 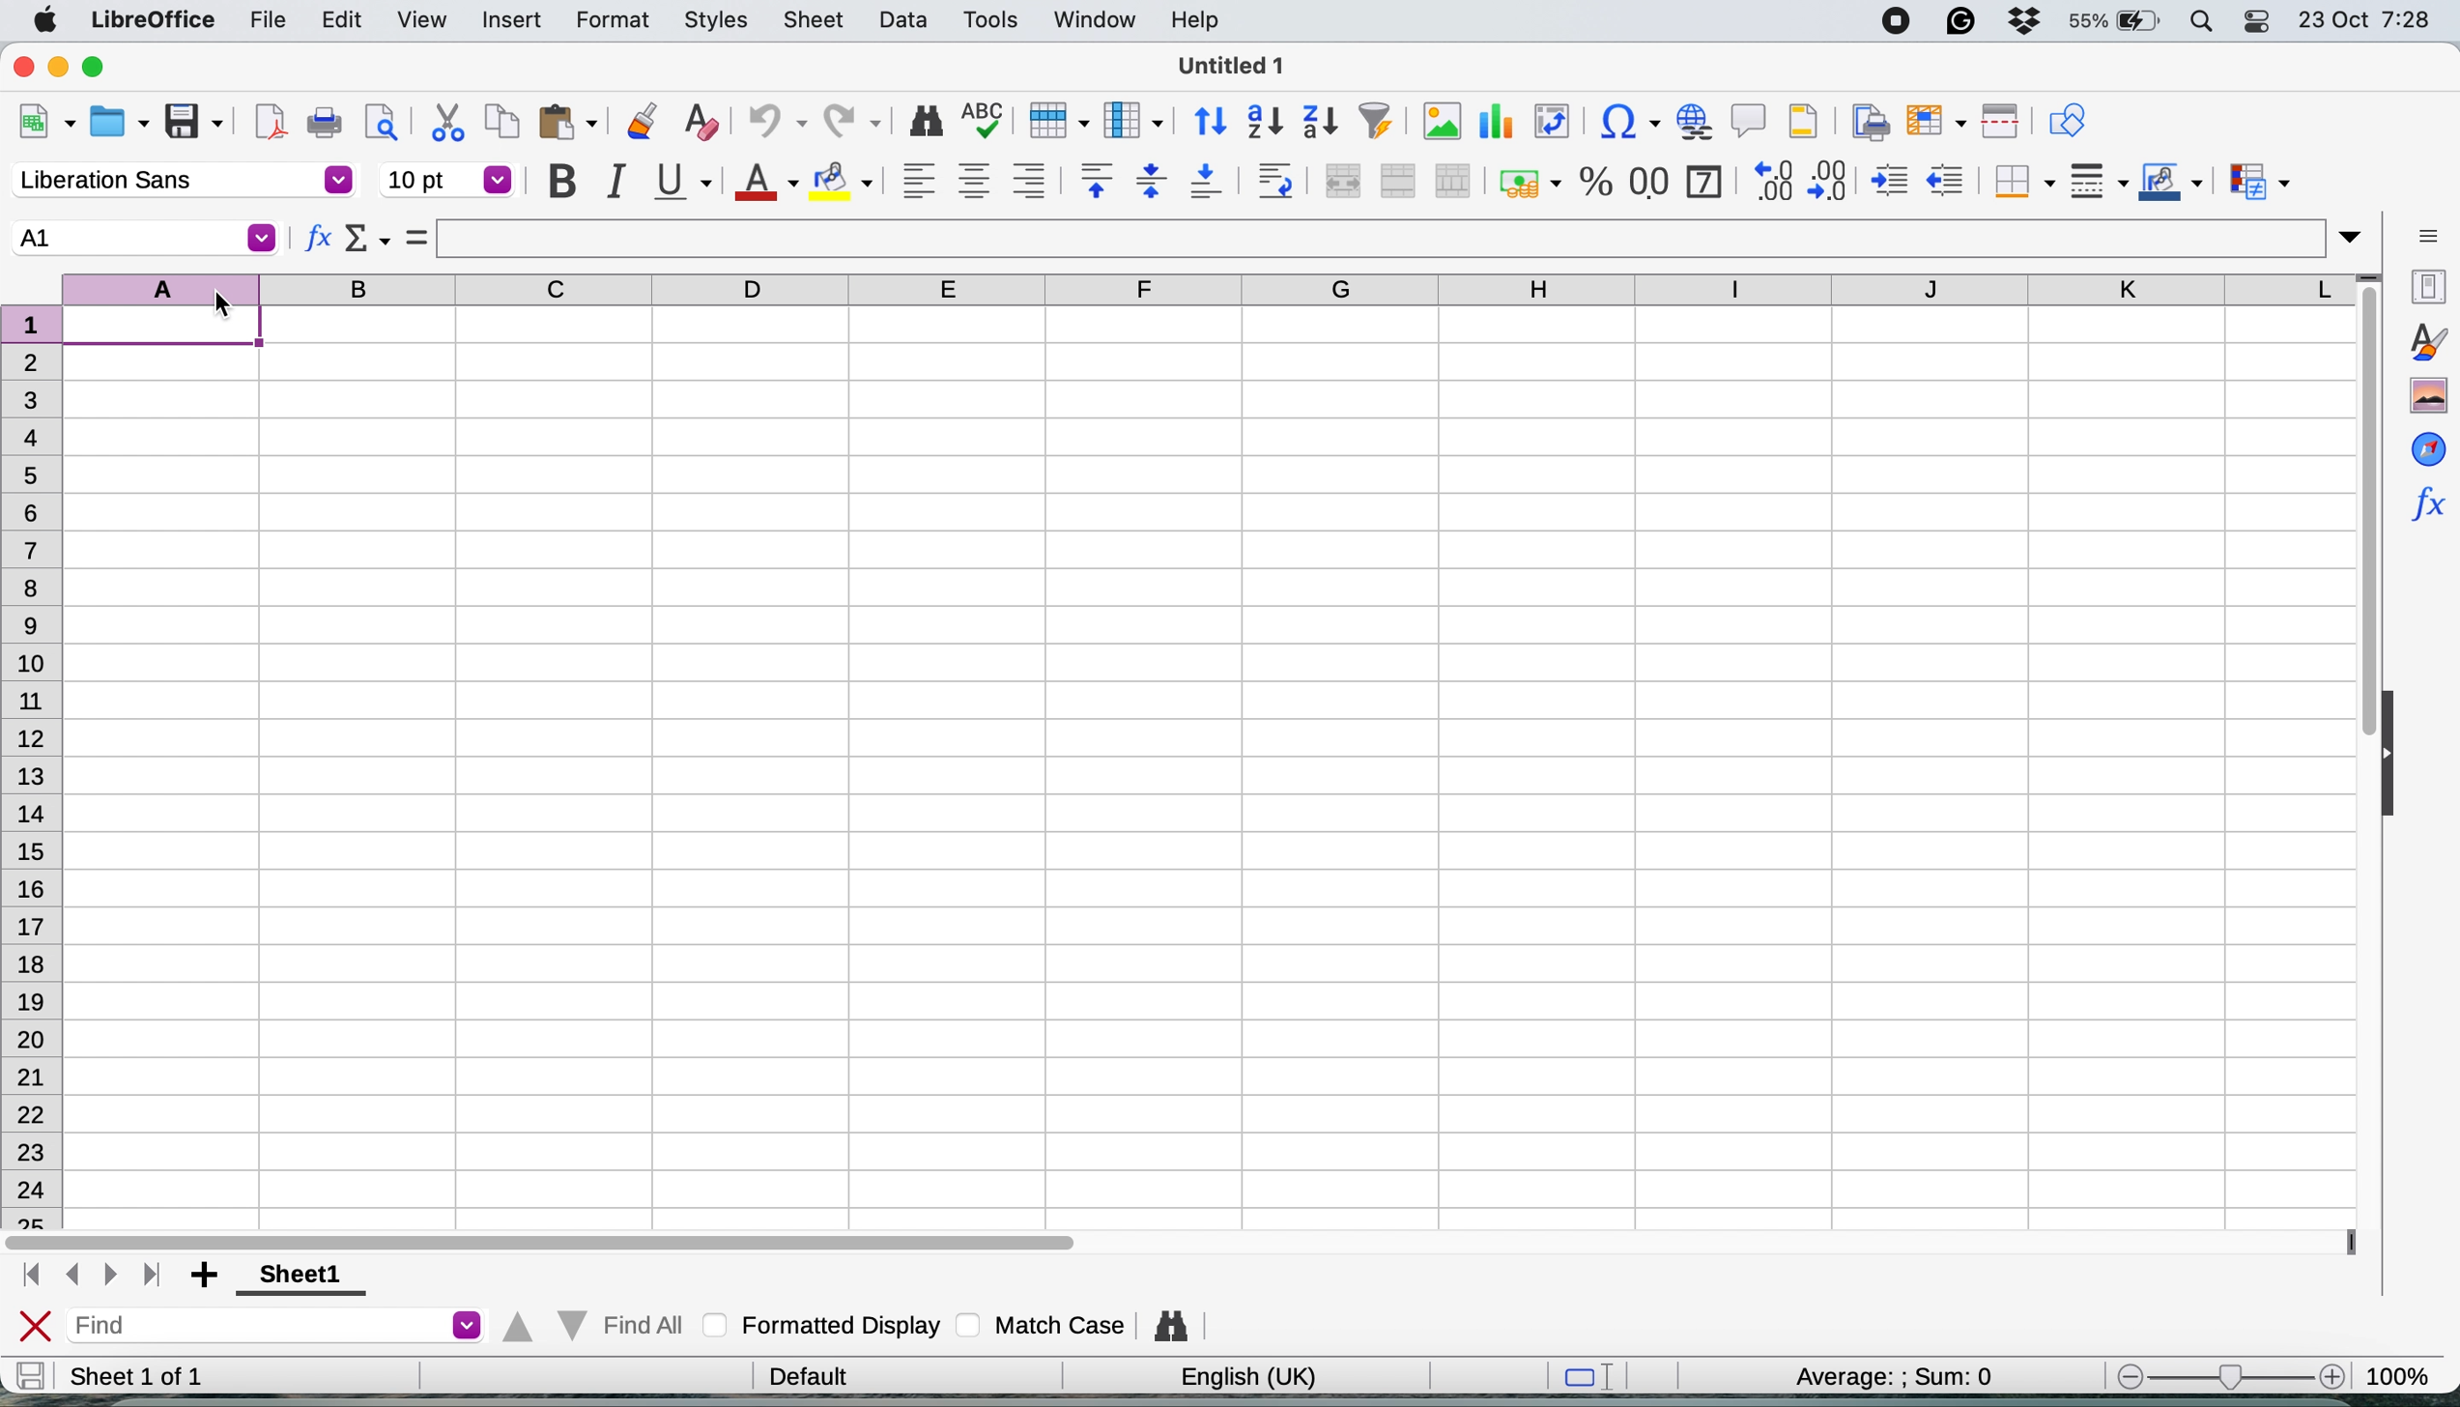 What do you see at coordinates (2428, 233) in the screenshot?
I see `sidebar settings` at bounding box center [2428, 233].